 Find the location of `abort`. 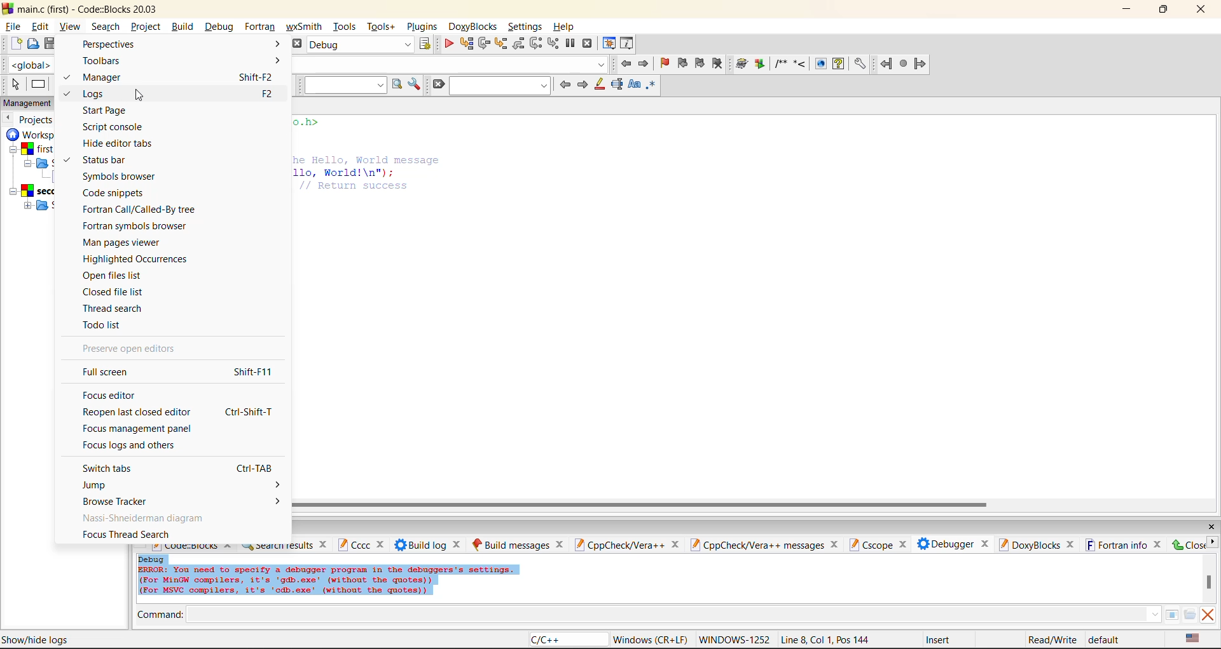

abort is located at coordinates (298, 44).